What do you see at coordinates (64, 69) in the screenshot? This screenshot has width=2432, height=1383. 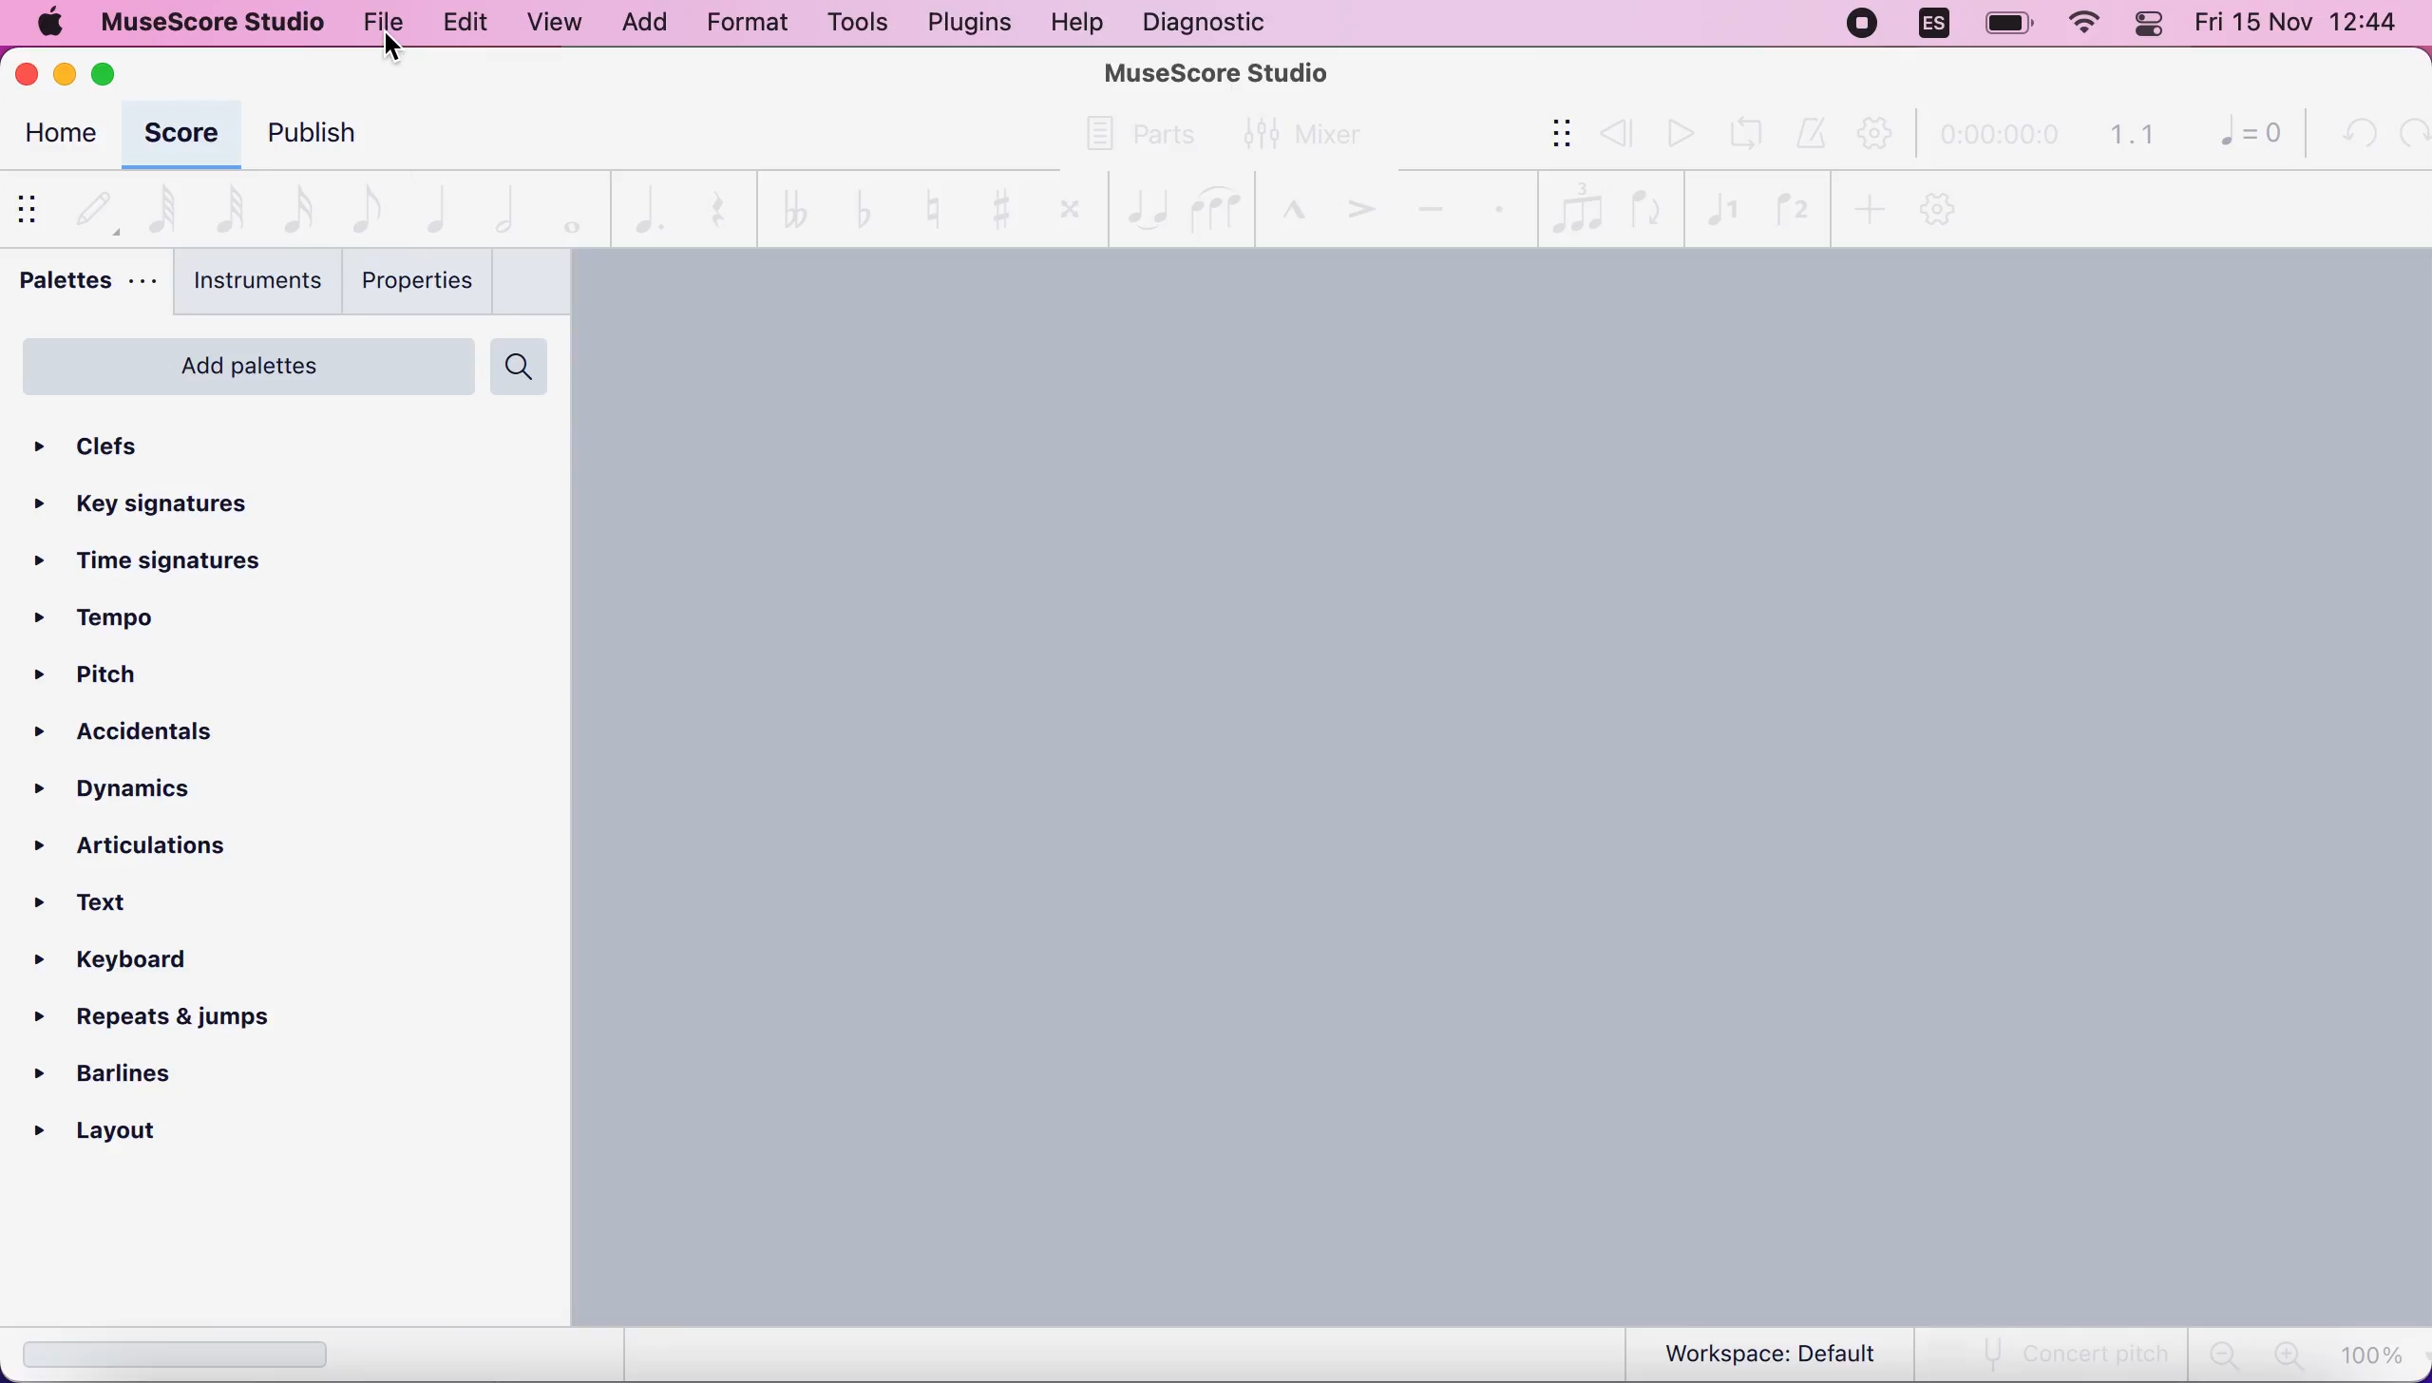 I see `minimize` at bounding box center [64, 69].